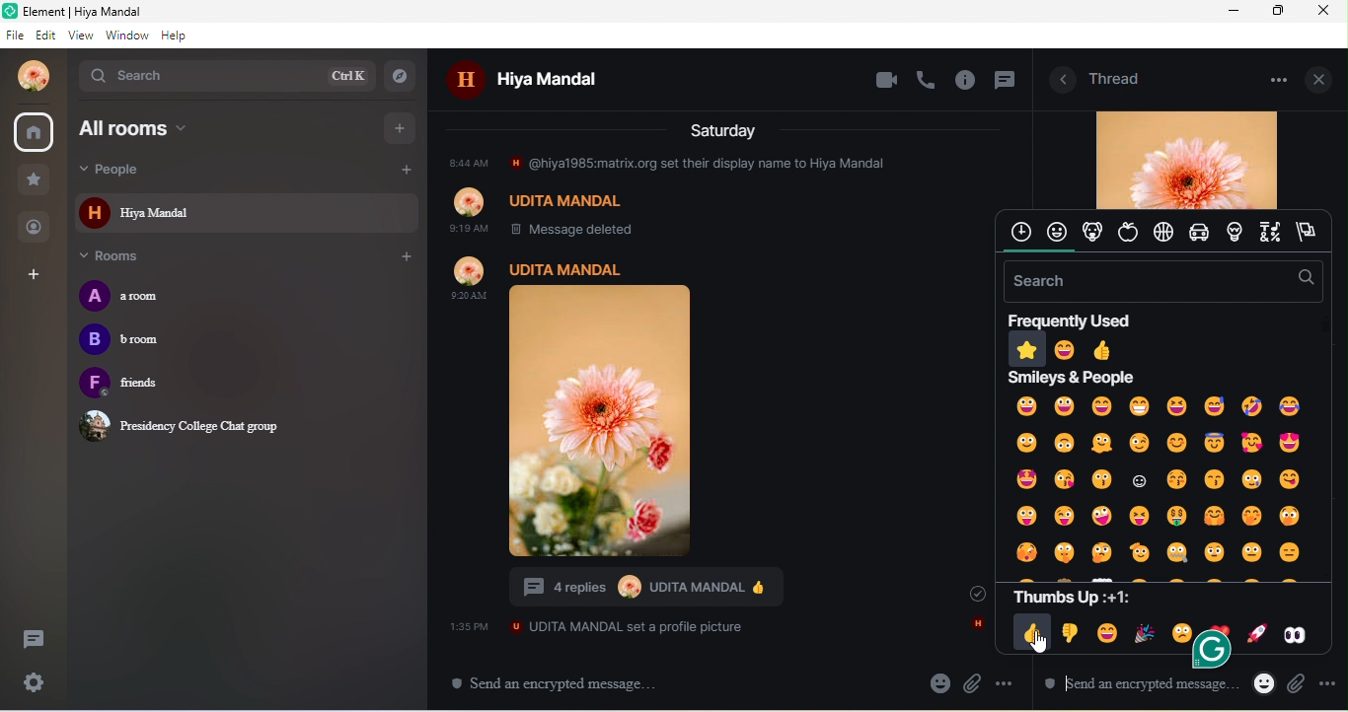  I want to click on attachment, so click(1297, 686).